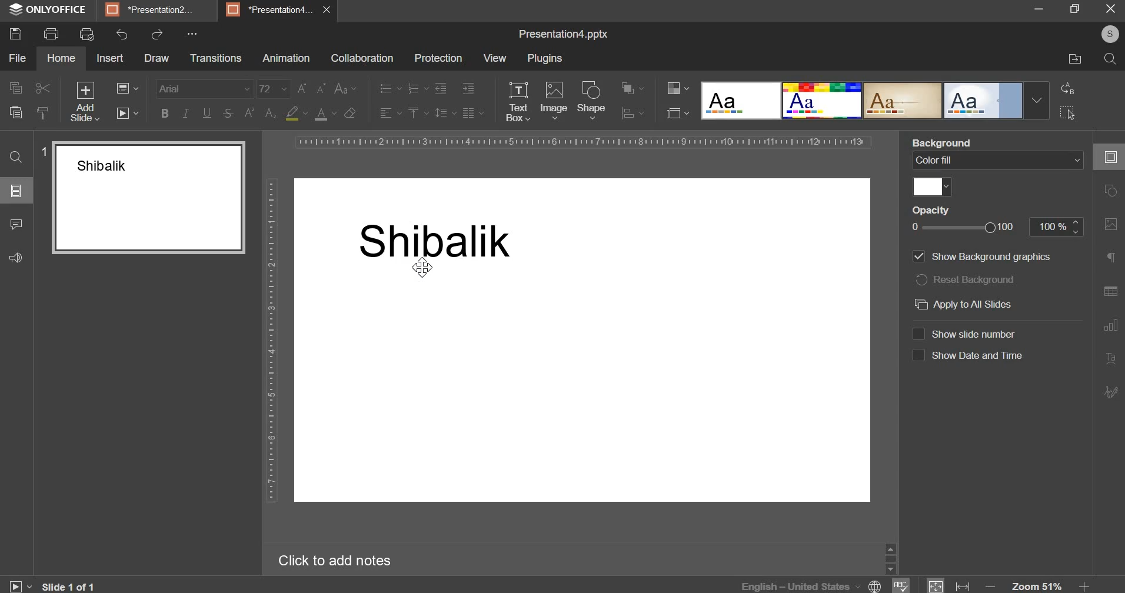 This screenshot has width=1125, height=593. Describe the element at coordinates (157, 34) in the screenshot. I see `redo` at that location.